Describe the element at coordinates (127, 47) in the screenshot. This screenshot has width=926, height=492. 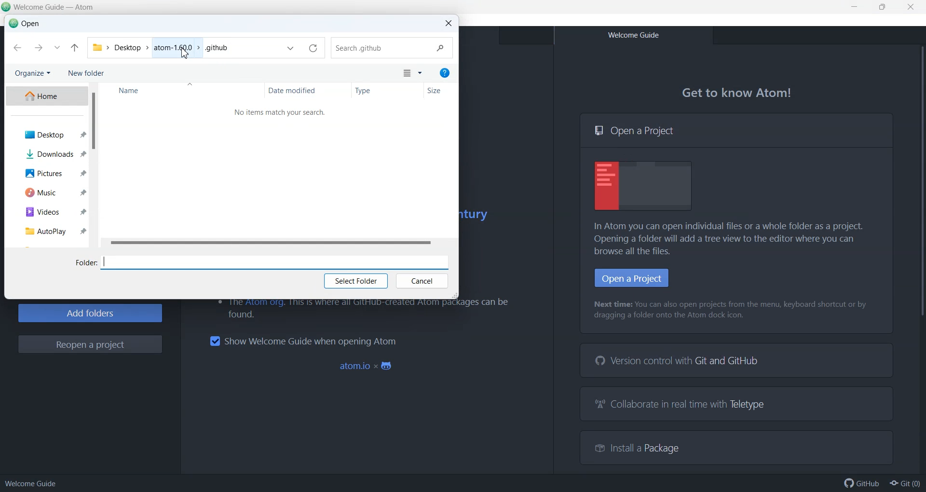
I see `Desktop` at that location.